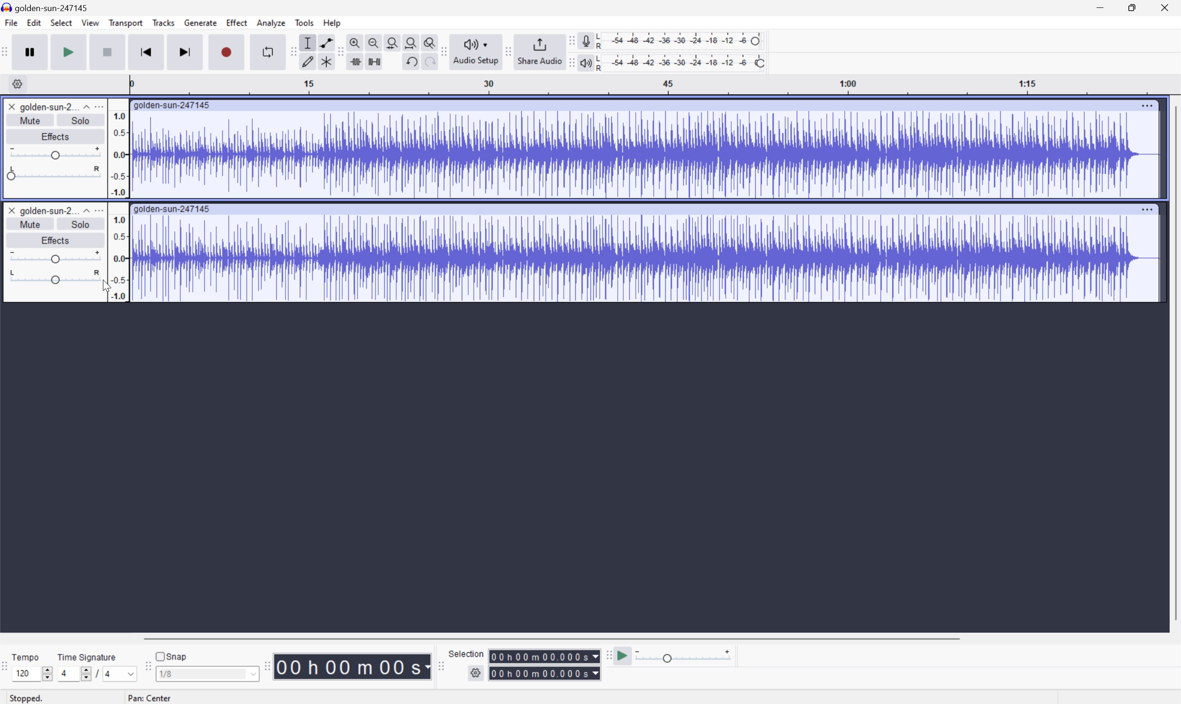  What do you see at coordinates (55, 277) in the screenshot?
I see `Slider` at bounding box center [55, 277].